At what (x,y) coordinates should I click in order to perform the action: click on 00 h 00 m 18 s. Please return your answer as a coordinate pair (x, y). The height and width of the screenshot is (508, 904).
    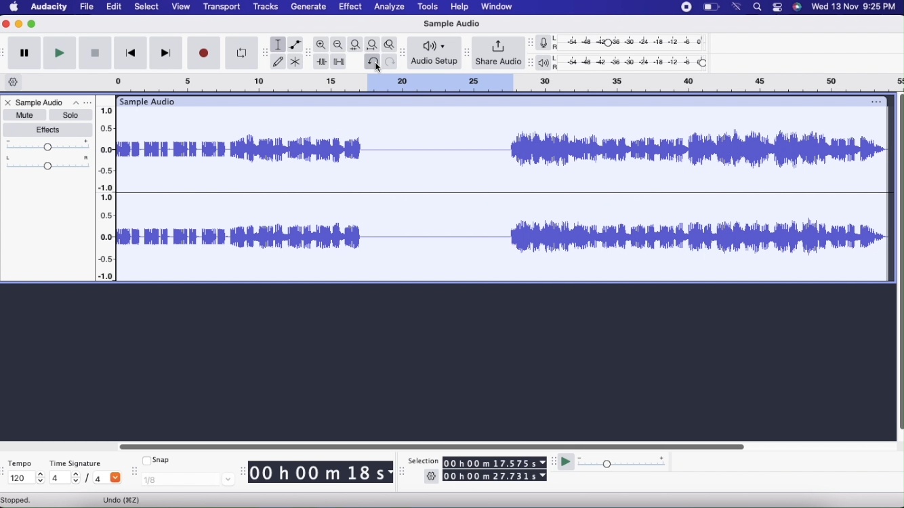
    Looking at the image, I should click on (321, 473).